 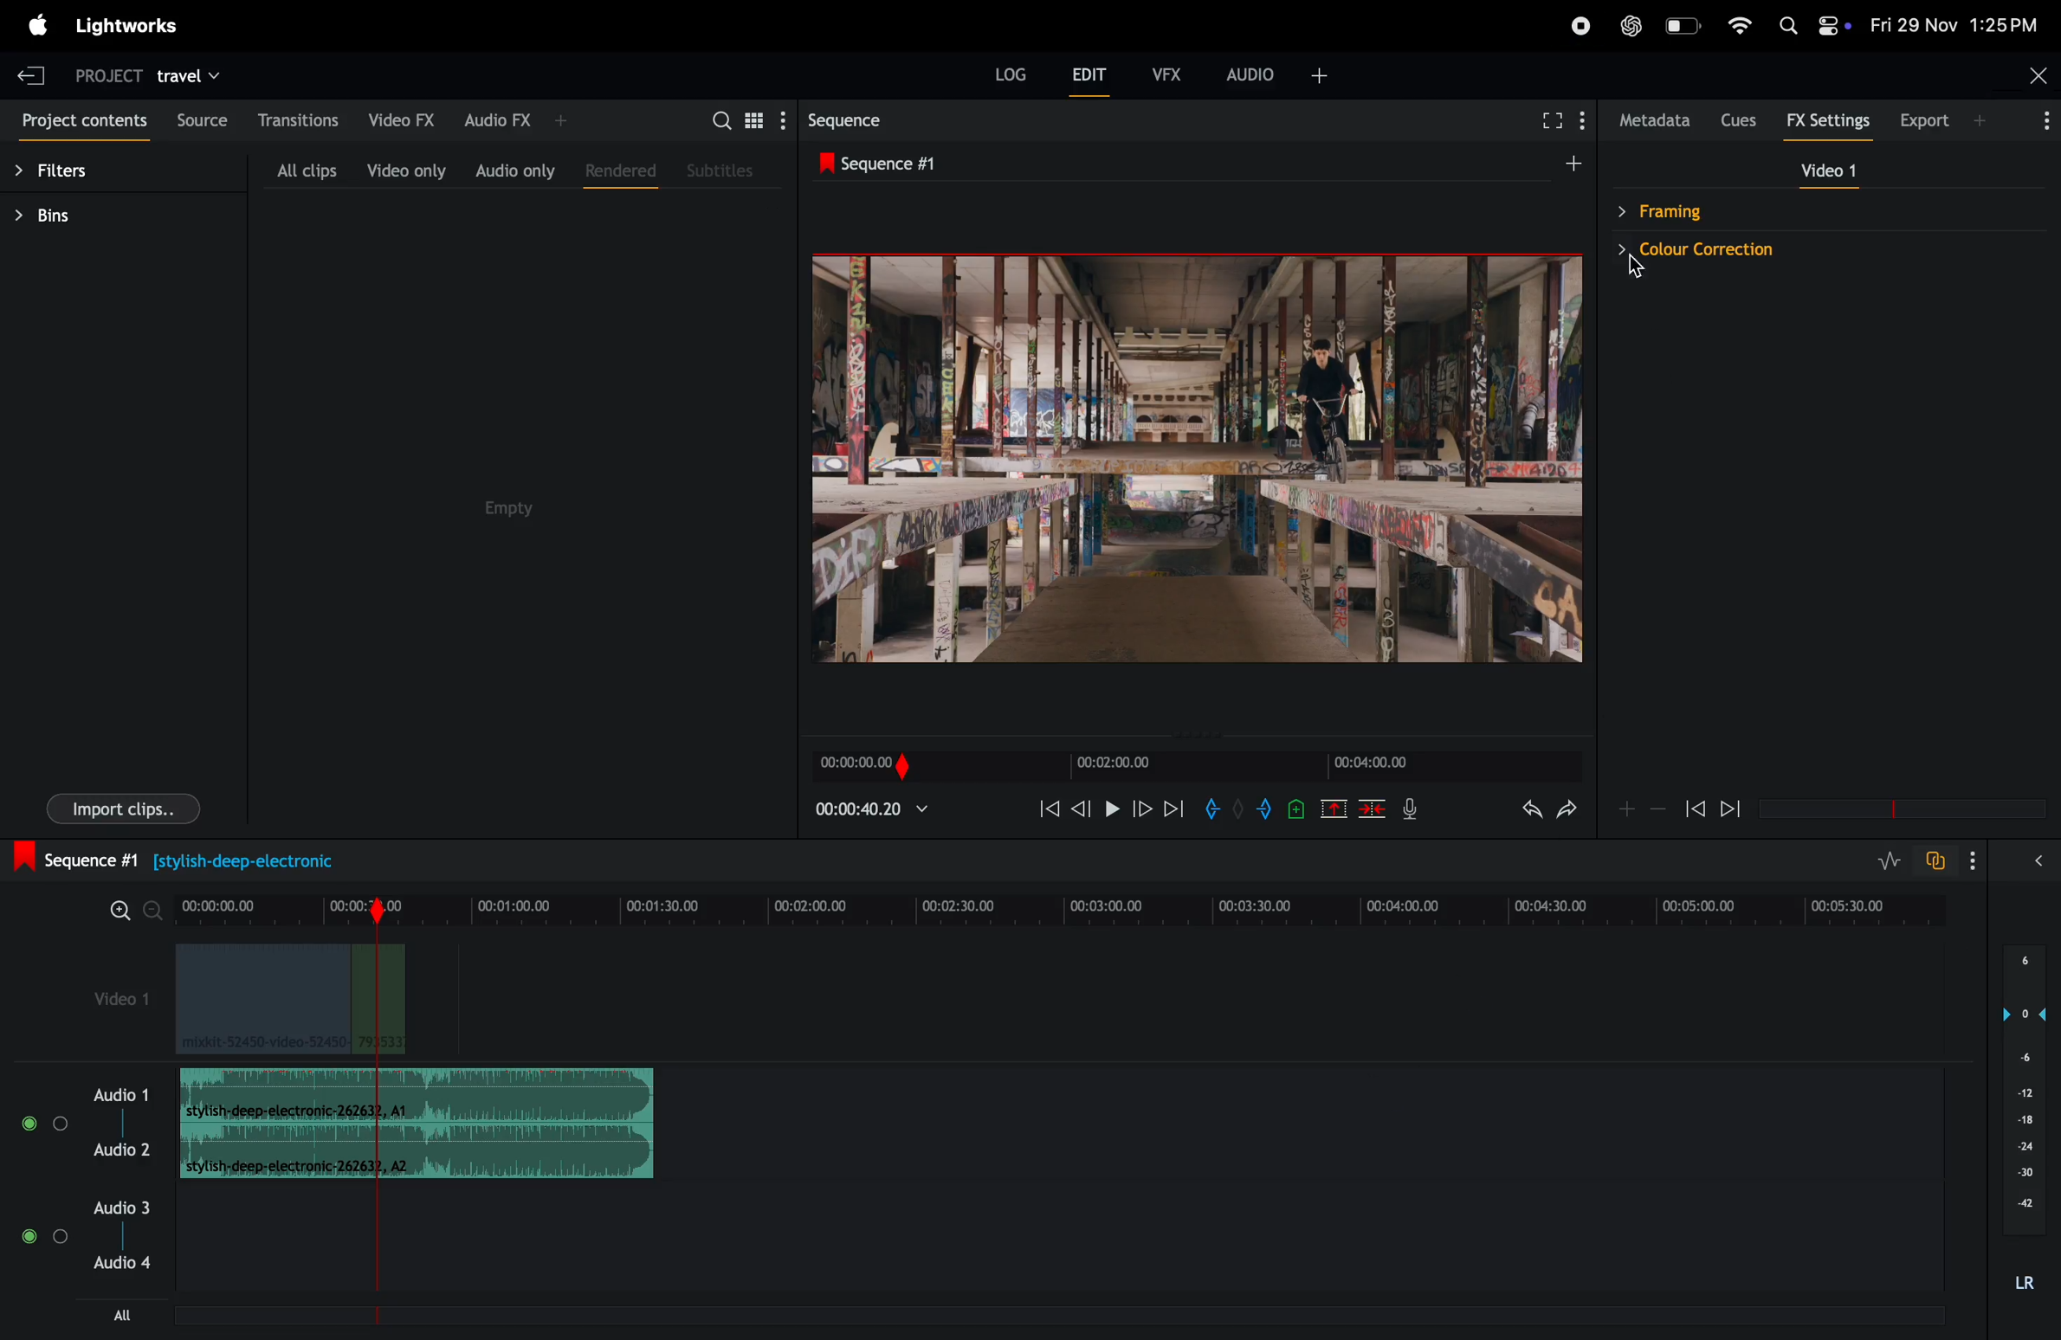 What do you see at coordinates (1167, 72) in the screenshot?
I see `vfx` at bounding box center [1167, 72].